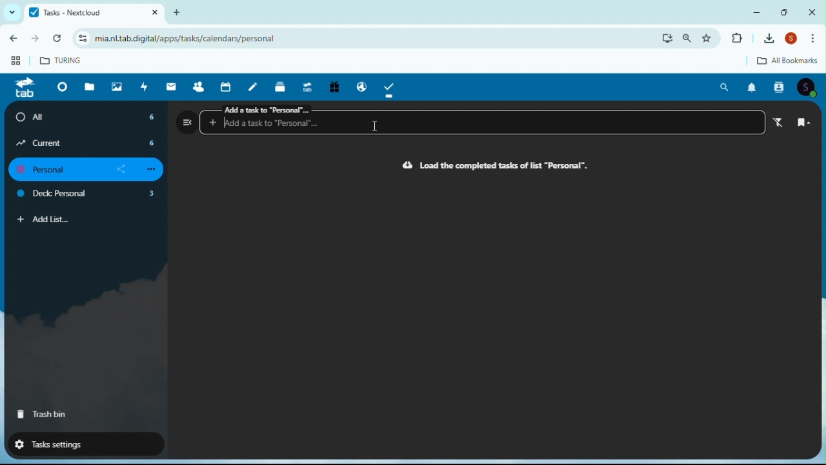 The image size is (826, 465). What do you see at coordinates (60, 39) in the screenshot?
I see `reload` at bounding box center [60, 39].